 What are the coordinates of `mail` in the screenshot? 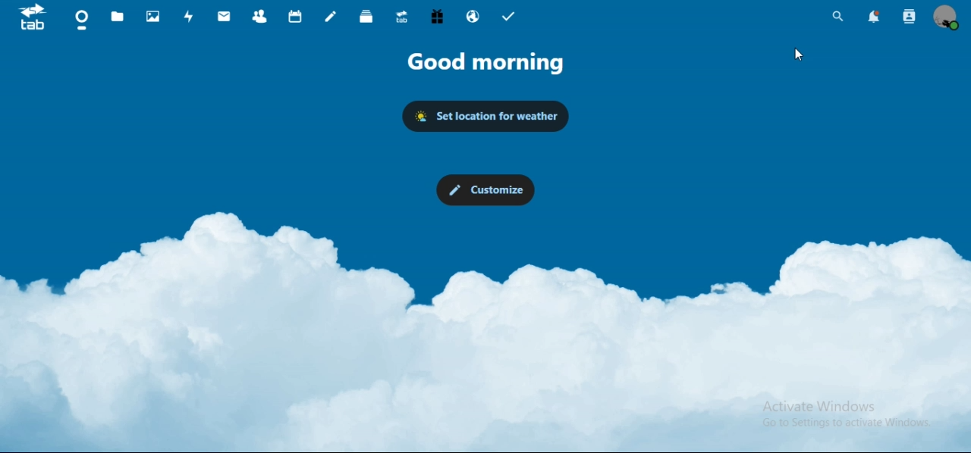 It's located at (225, 16).